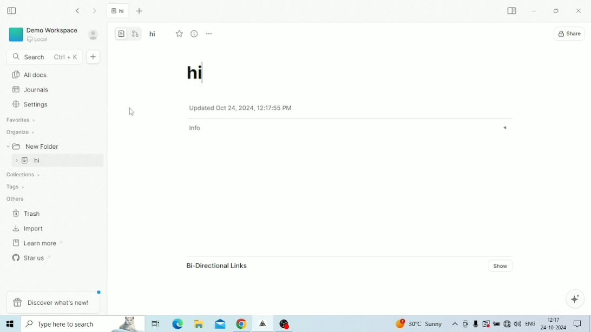  What do you see at coordinates (34, 242) in the screenshot?
I see `Learn more` at bounding box center [34, 242].